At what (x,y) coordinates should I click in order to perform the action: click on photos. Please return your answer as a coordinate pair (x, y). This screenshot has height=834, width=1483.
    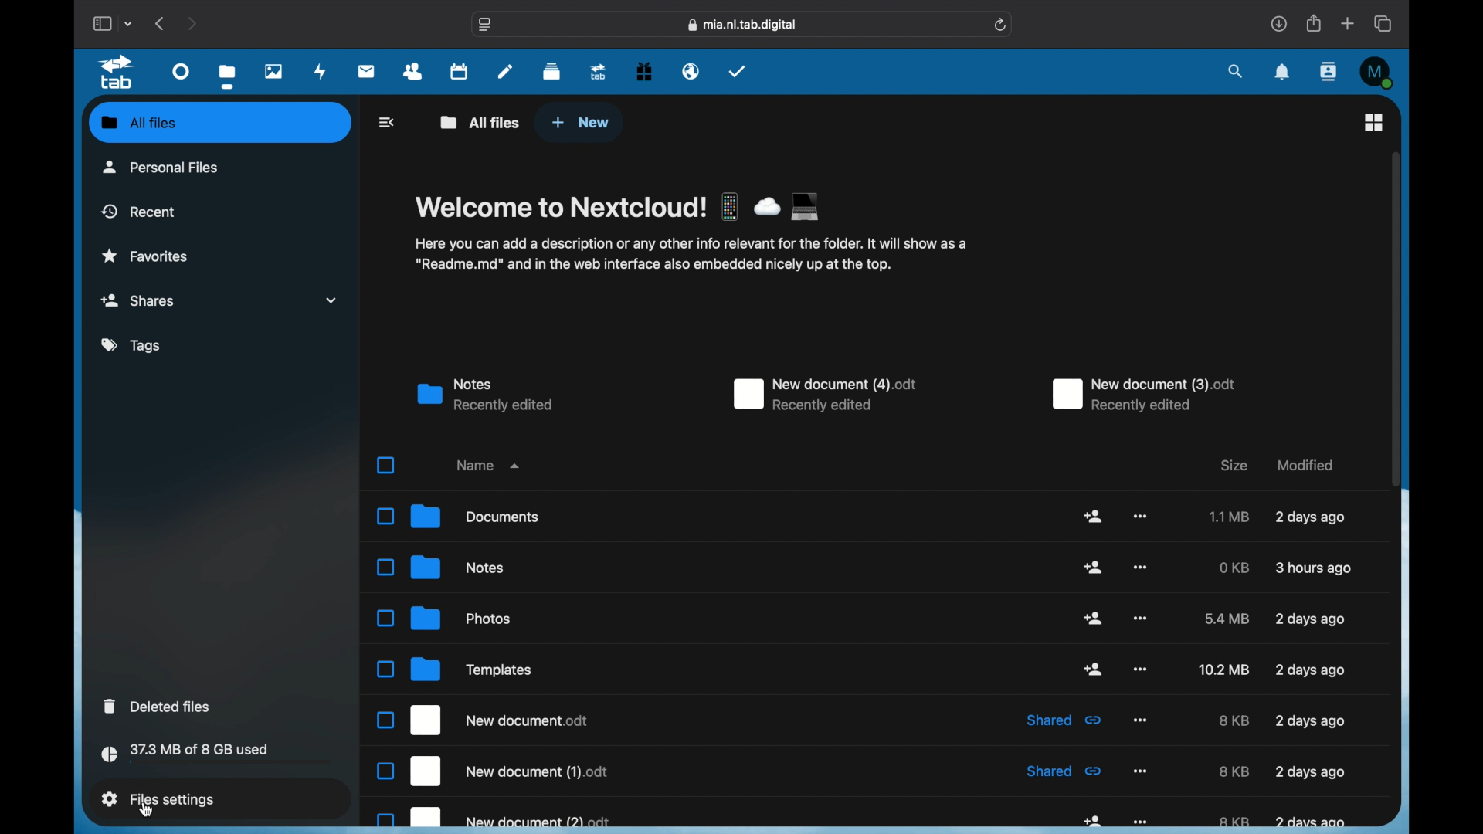
    Looking at the image, I should click on (445, 619).